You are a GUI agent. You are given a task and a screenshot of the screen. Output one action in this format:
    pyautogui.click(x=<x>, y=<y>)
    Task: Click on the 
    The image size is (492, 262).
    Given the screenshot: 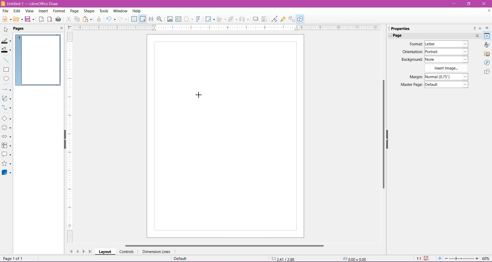 What is the action you would take?
    pyautogui.click(x=123, y=19)
    